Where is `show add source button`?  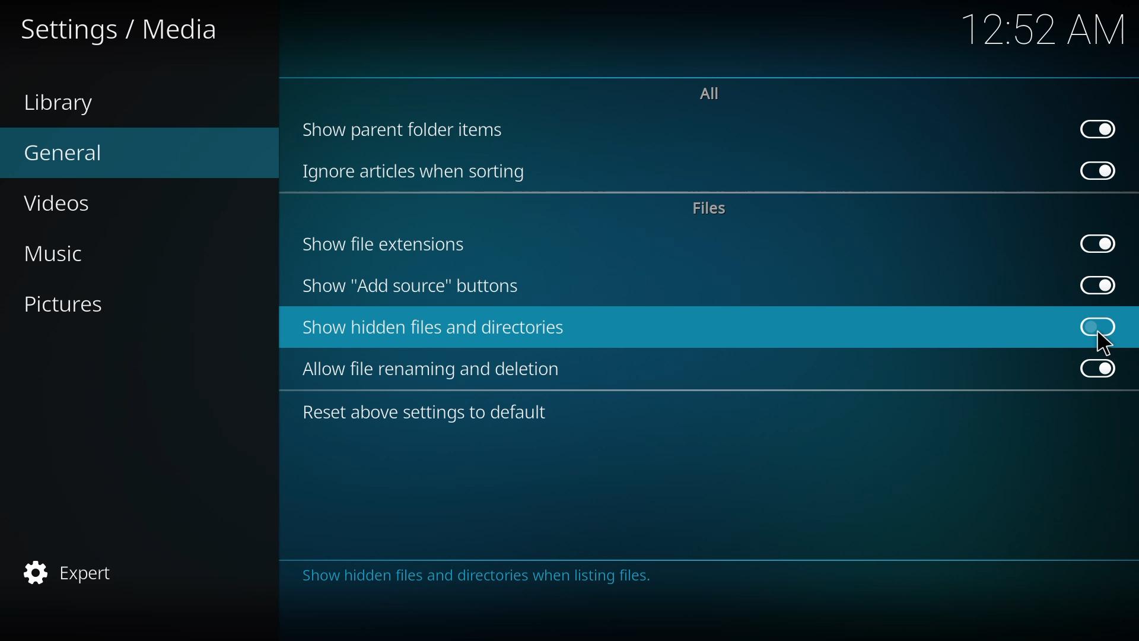 show add source button is located at coordinates (411, 286).